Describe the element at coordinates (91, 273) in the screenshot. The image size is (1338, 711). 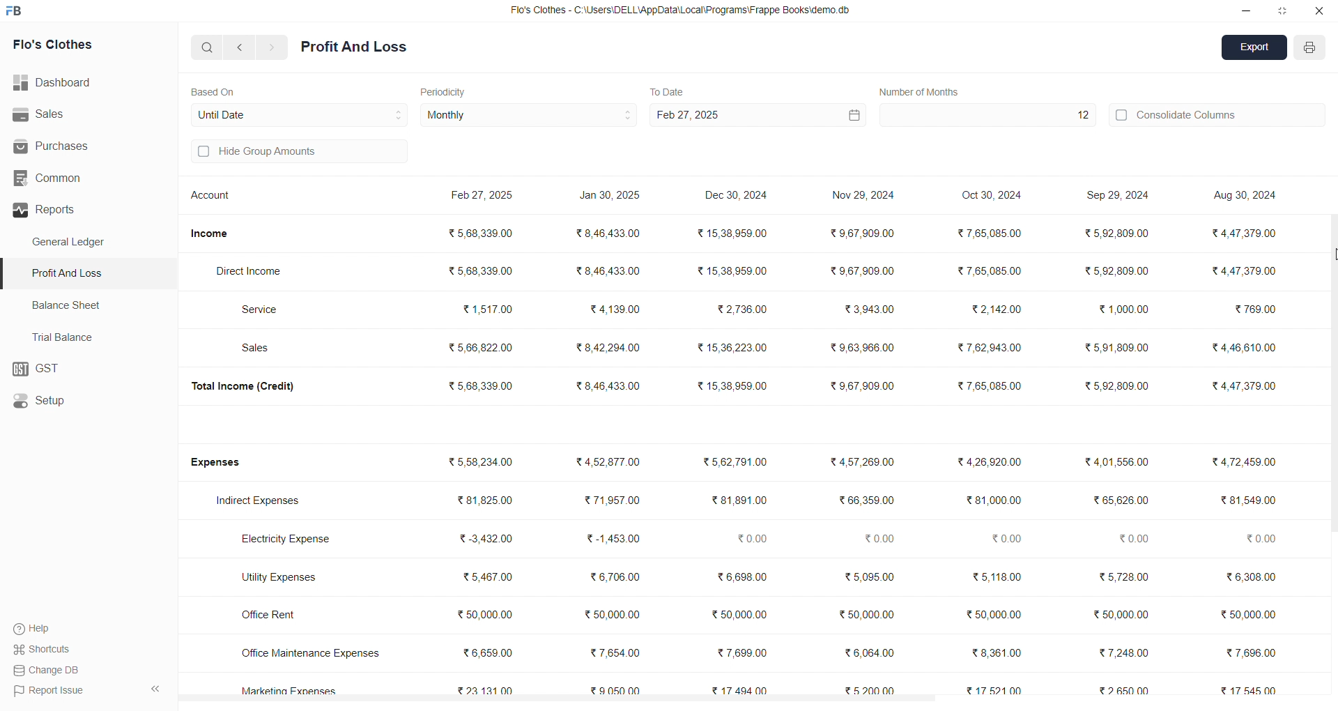
I see `Profit And Loss` at that location.